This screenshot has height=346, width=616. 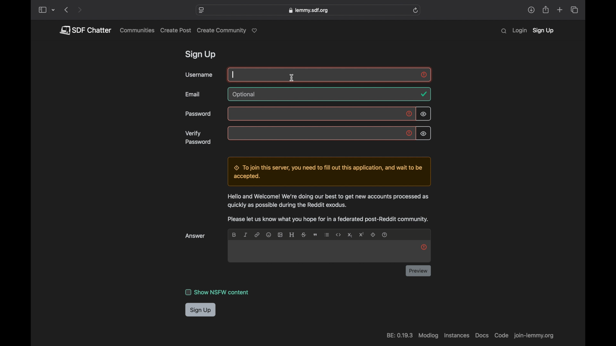 I want to click on docs, so click(x=482, y=335).